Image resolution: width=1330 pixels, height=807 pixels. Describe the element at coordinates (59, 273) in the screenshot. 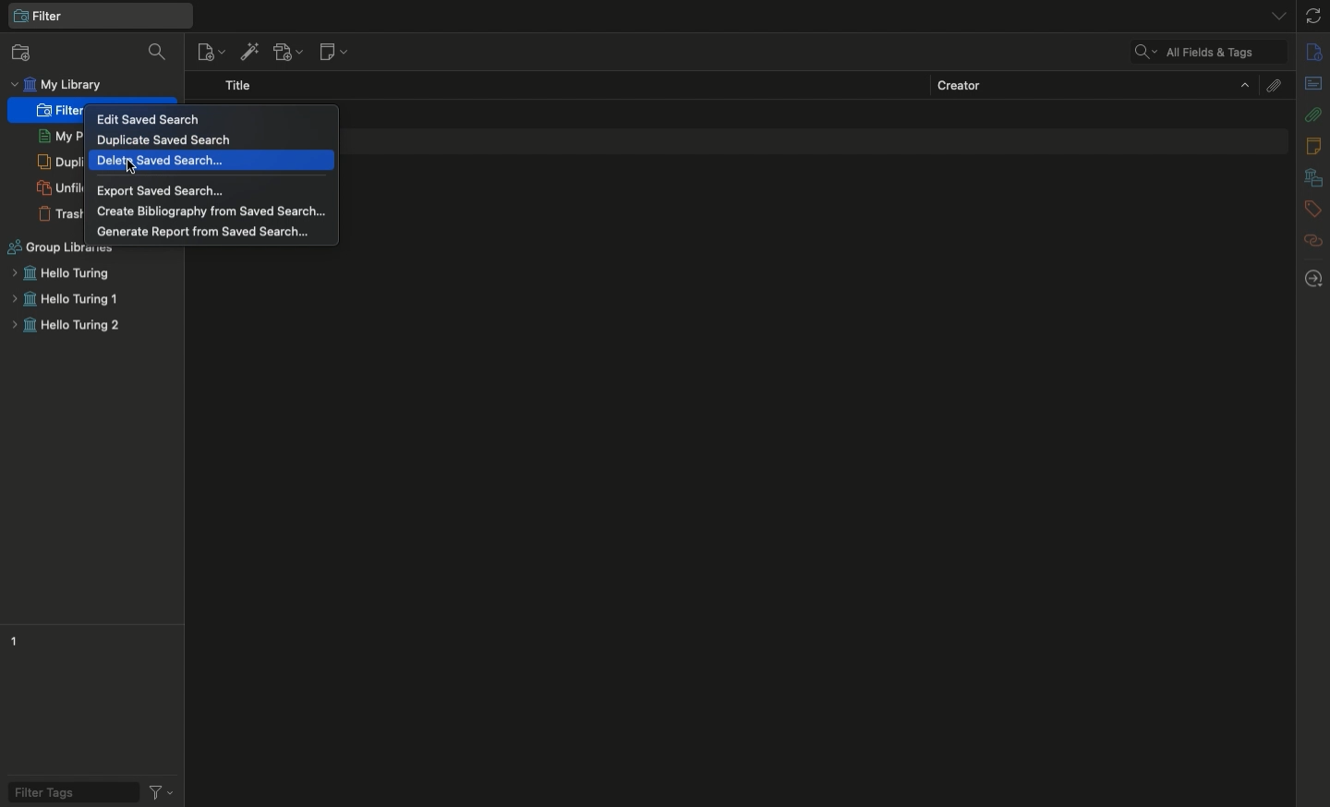

I see `Hello turing` at that location.